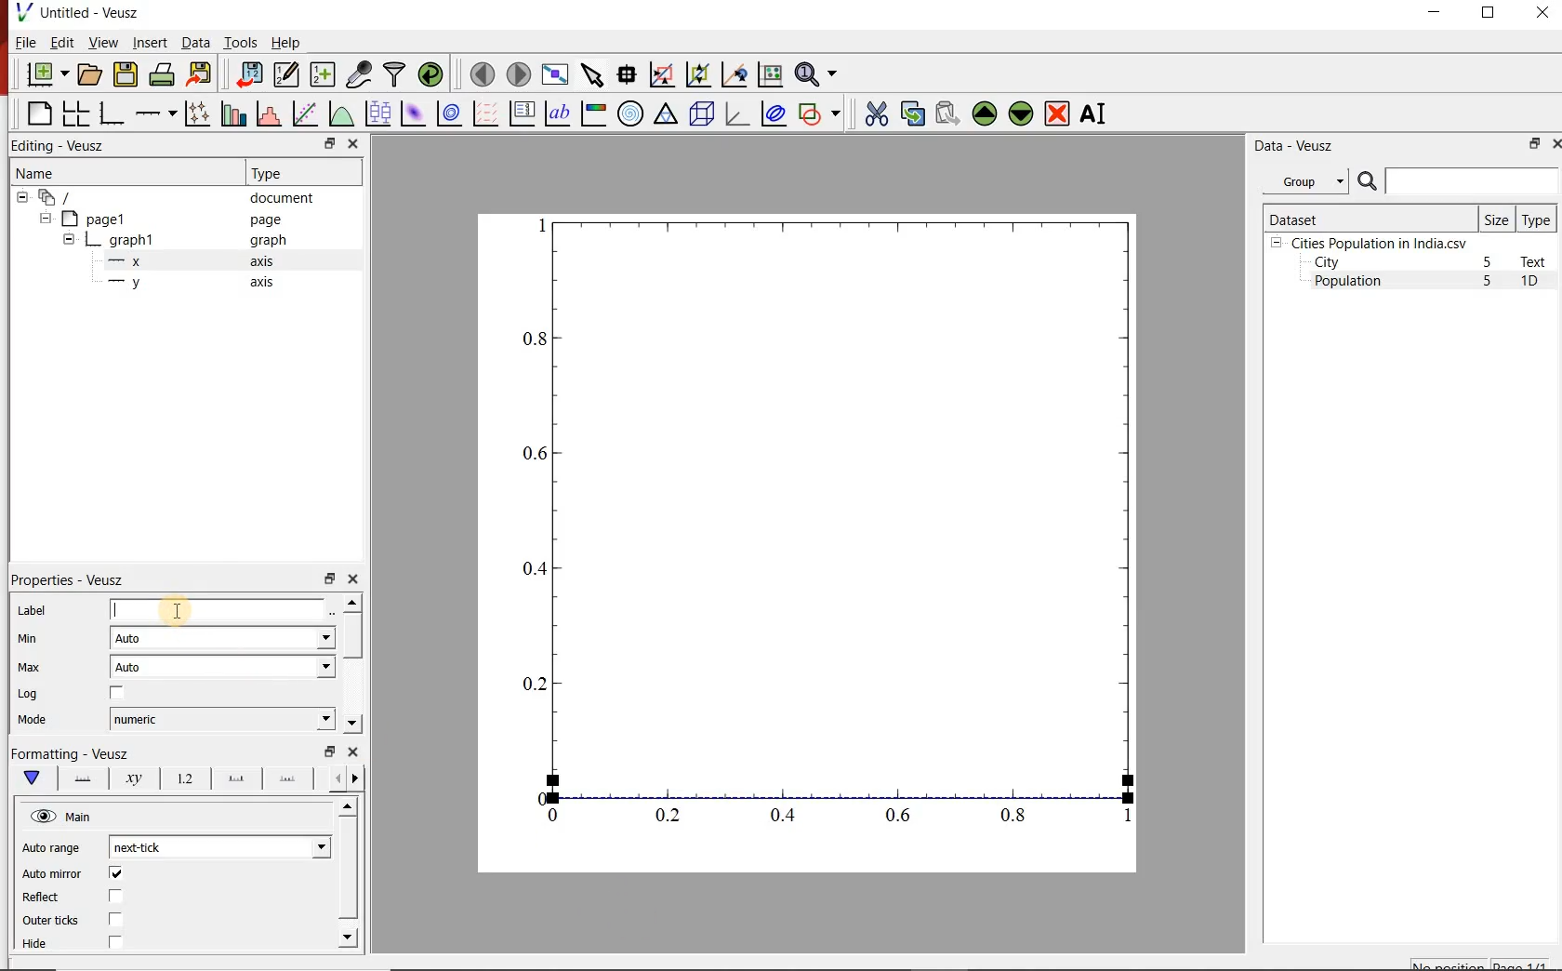 This screenshot has height=971, width=1562. Describe the element at coordinates (1489, 263) in the screenshot. I see `5` at that location.